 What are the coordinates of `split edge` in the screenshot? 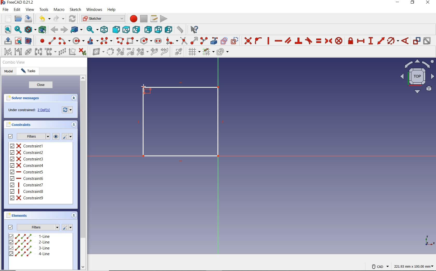 It's located at (204, 41).